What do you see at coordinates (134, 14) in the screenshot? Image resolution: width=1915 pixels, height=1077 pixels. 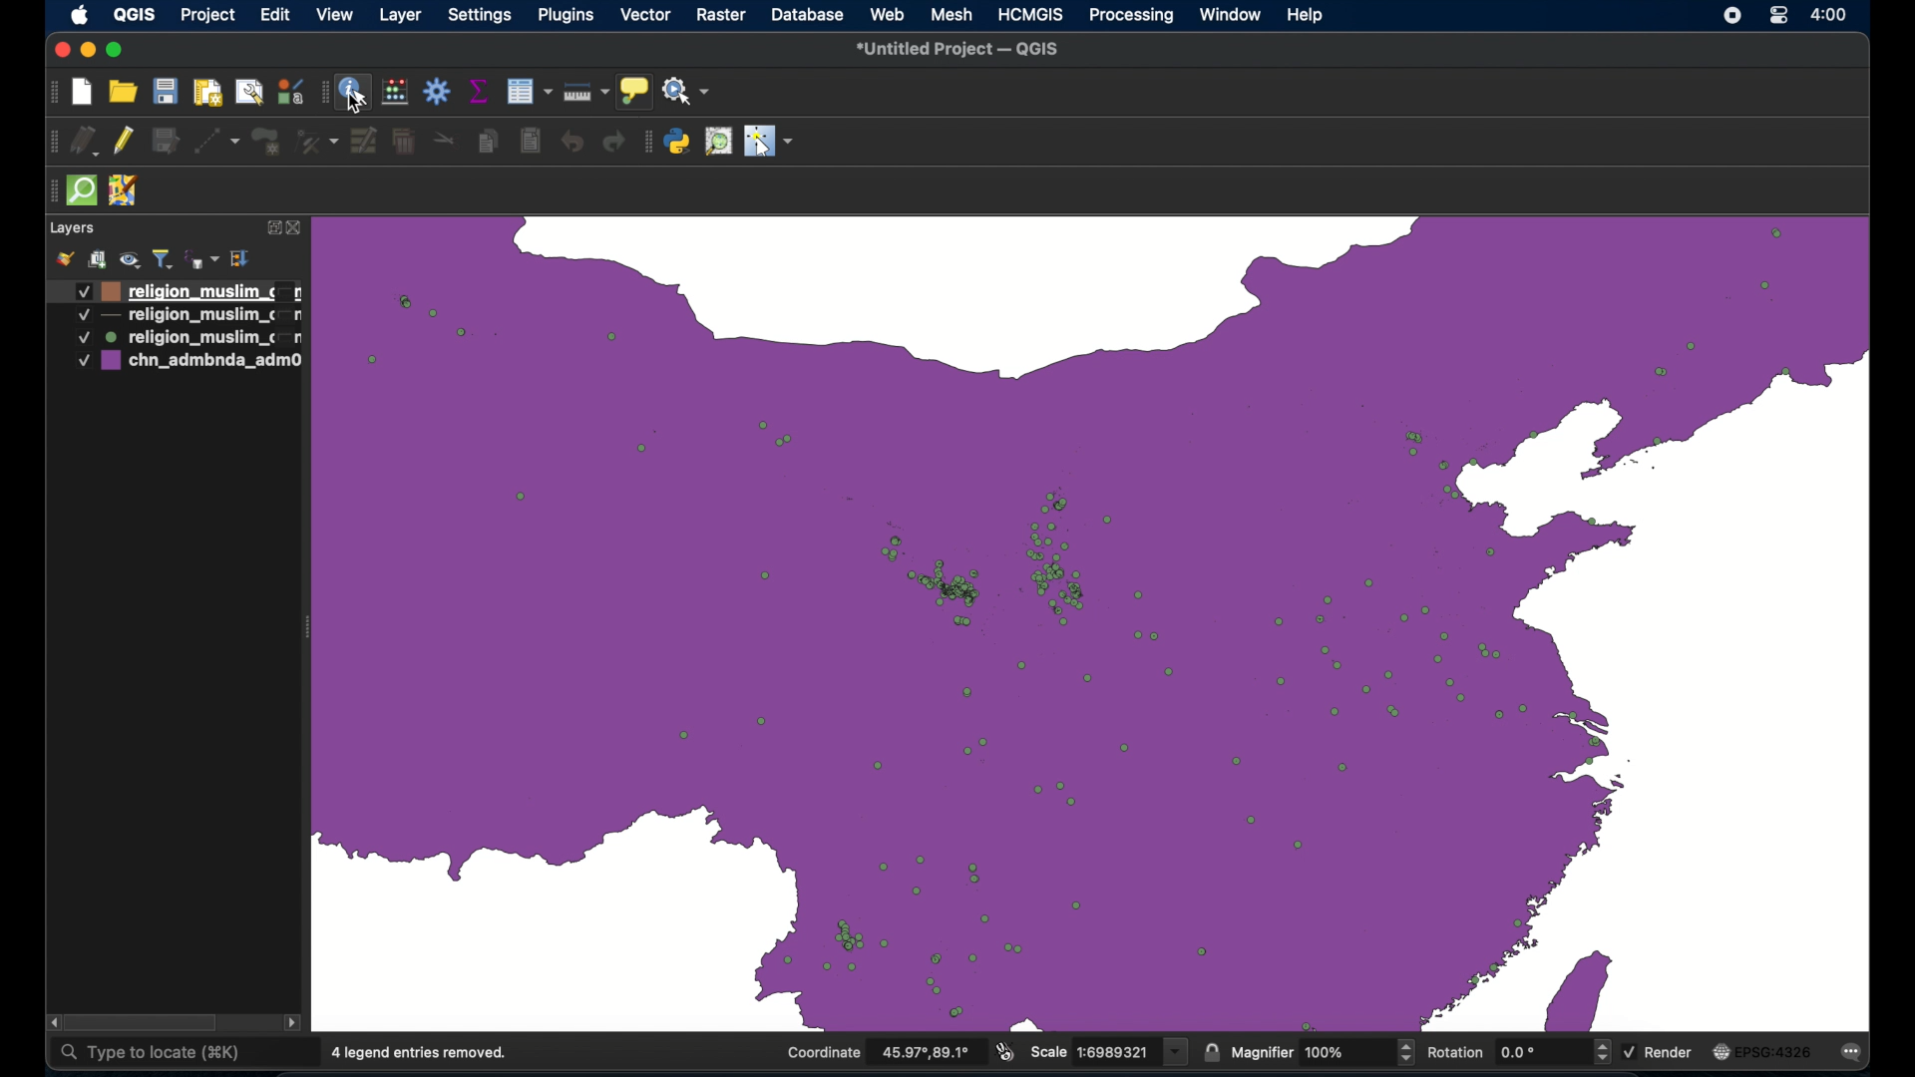 I see `QGIS` at bounding box center [134, 14].